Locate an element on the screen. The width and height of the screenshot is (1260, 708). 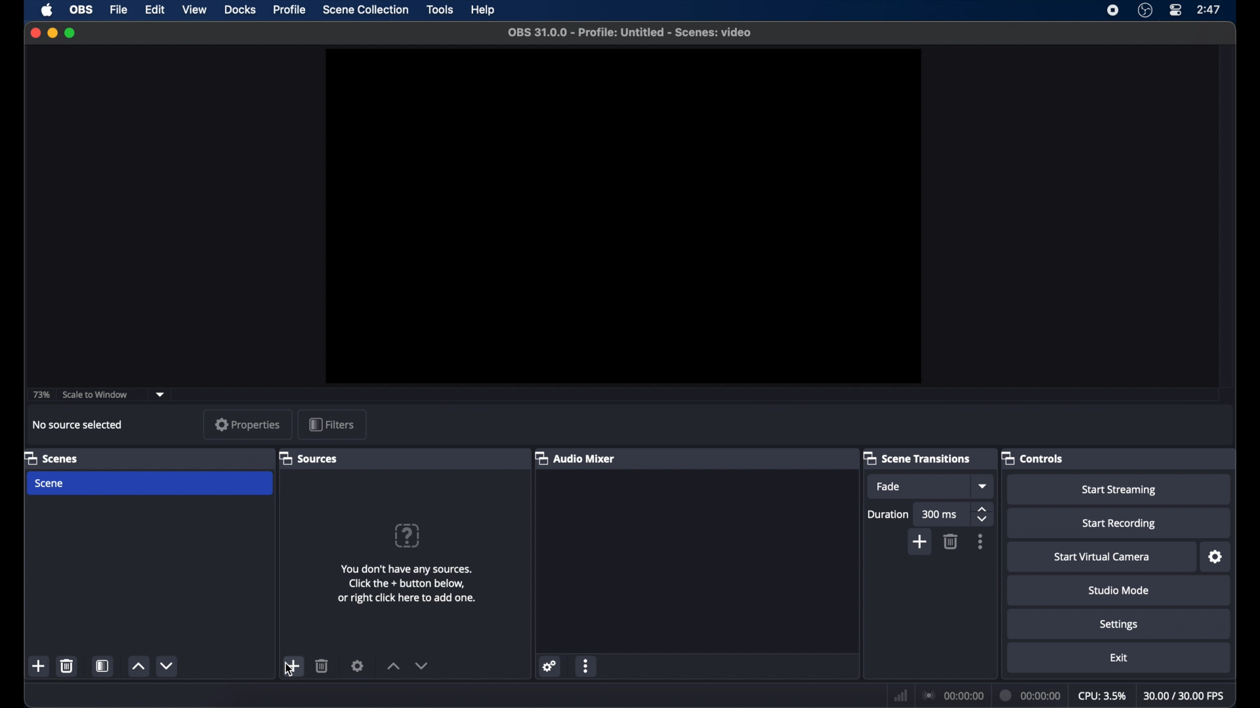
fps is located at coordinates (1184, 695).